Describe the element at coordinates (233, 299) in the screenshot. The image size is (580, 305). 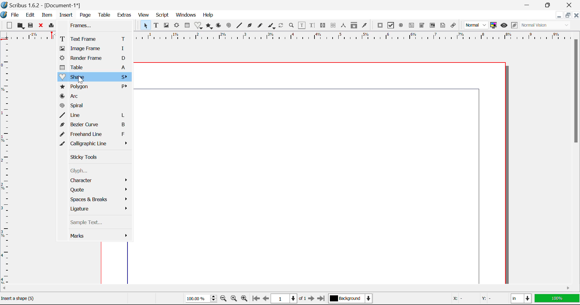
I see `Zoom to 100%` at that location.